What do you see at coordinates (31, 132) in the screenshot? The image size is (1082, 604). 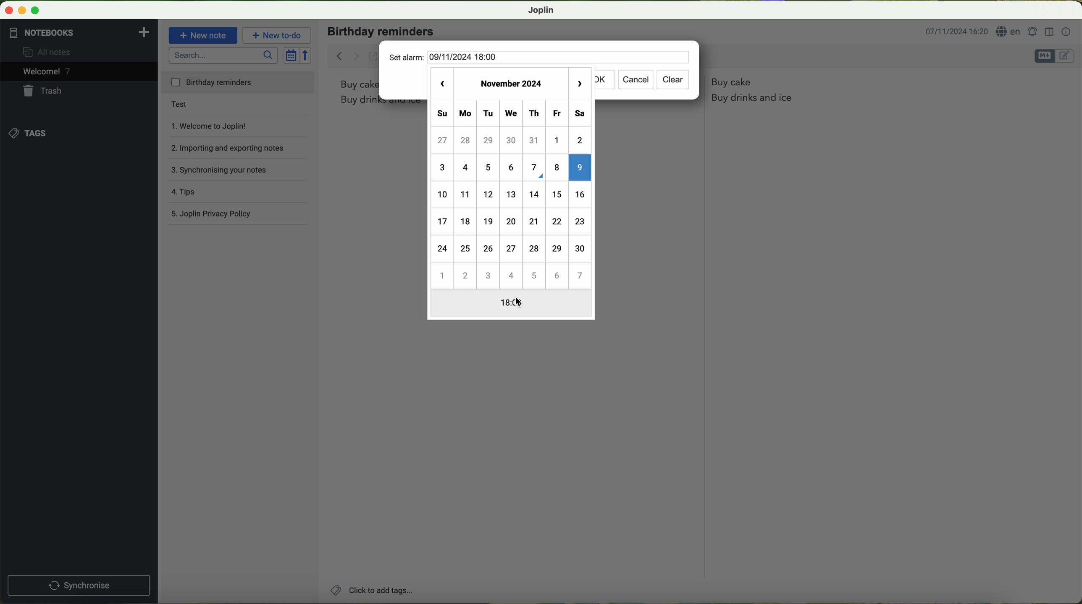 I see `tags` at bounding box center [31, 132].